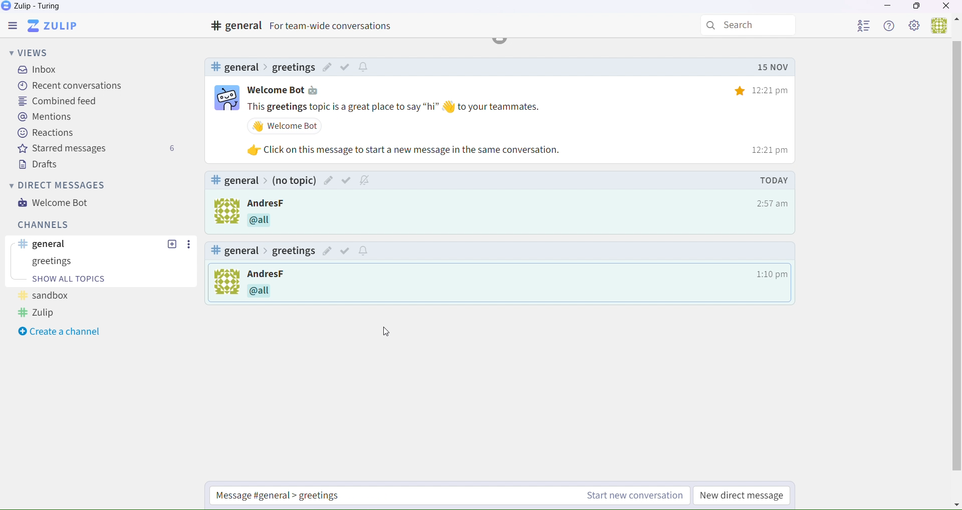 This screenshot has width=962, height=510. I want to click on inbox, so click(40, 71).